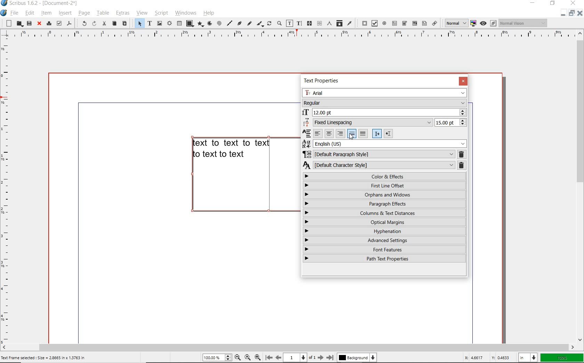 The width and height of the screenshot is (584, 363). What do you see at coordinates (373, 23) in the screenshot?
I see `pdf check box` at bounding box center [373, 23].